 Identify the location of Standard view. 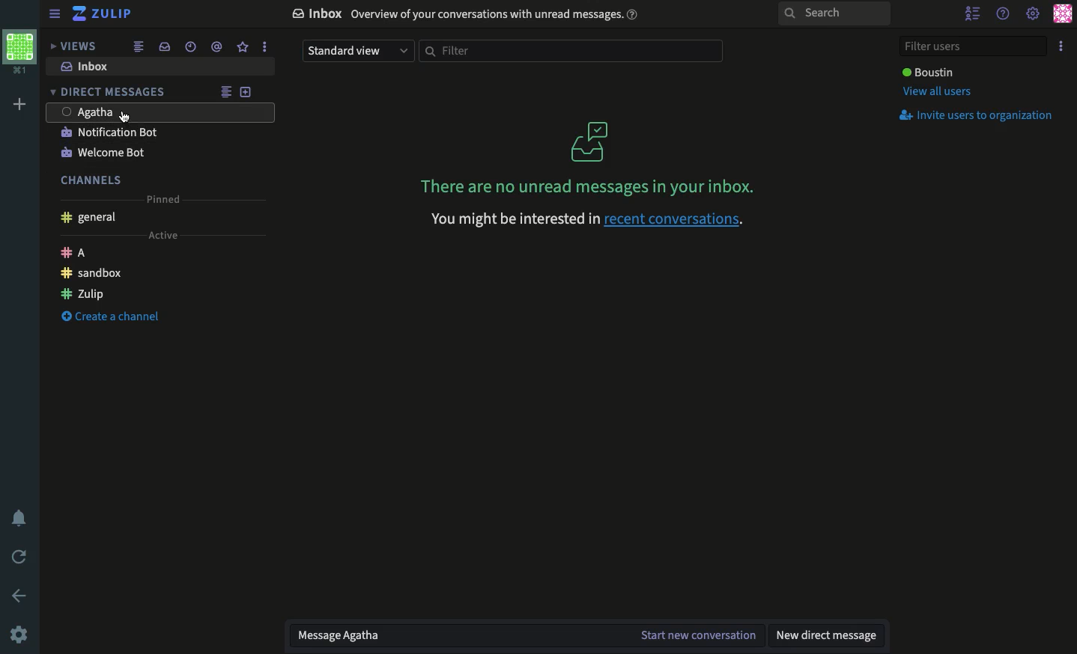
(355, 52).